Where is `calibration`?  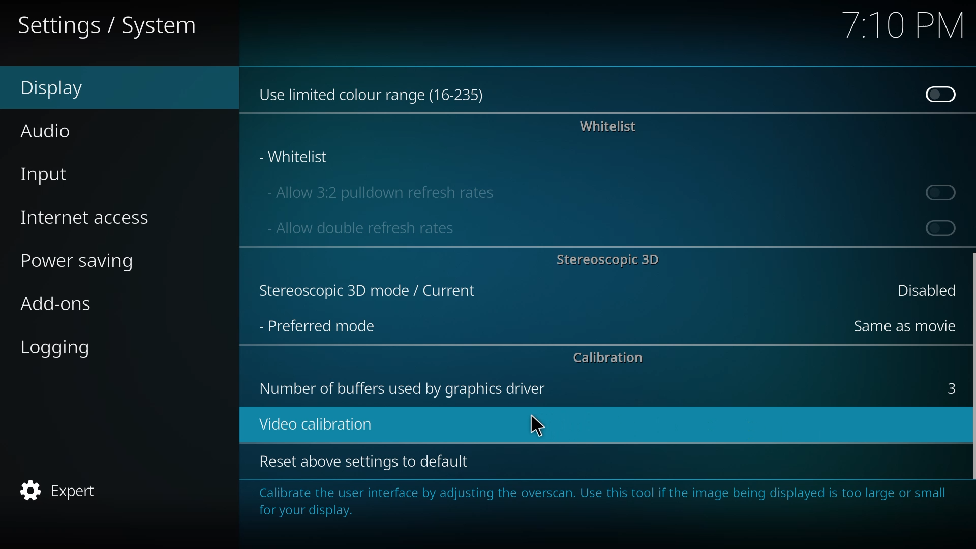
calibration is located at coordinates (607, 358).